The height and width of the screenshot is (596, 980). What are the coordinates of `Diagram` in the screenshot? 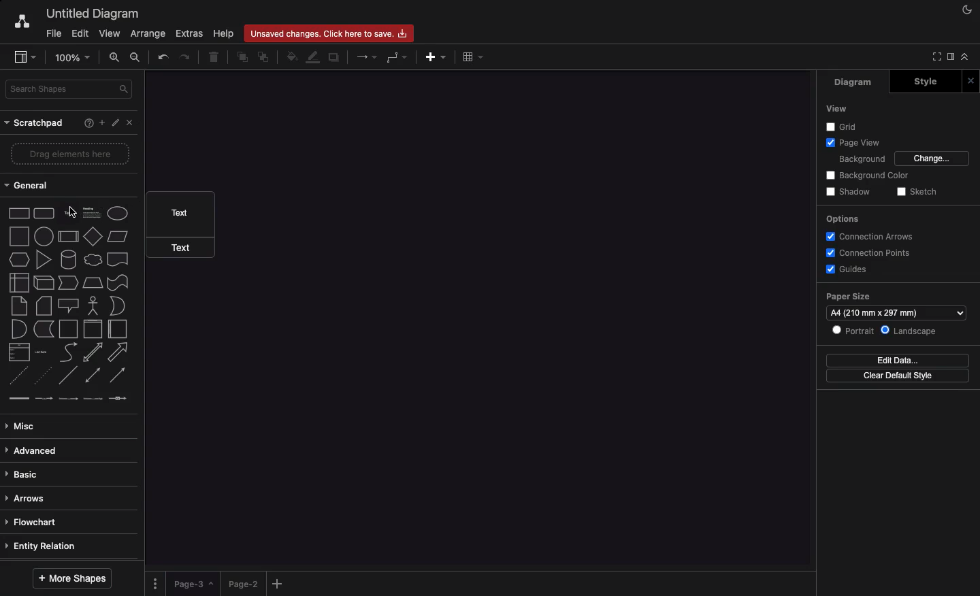 It's located at (848, 83).